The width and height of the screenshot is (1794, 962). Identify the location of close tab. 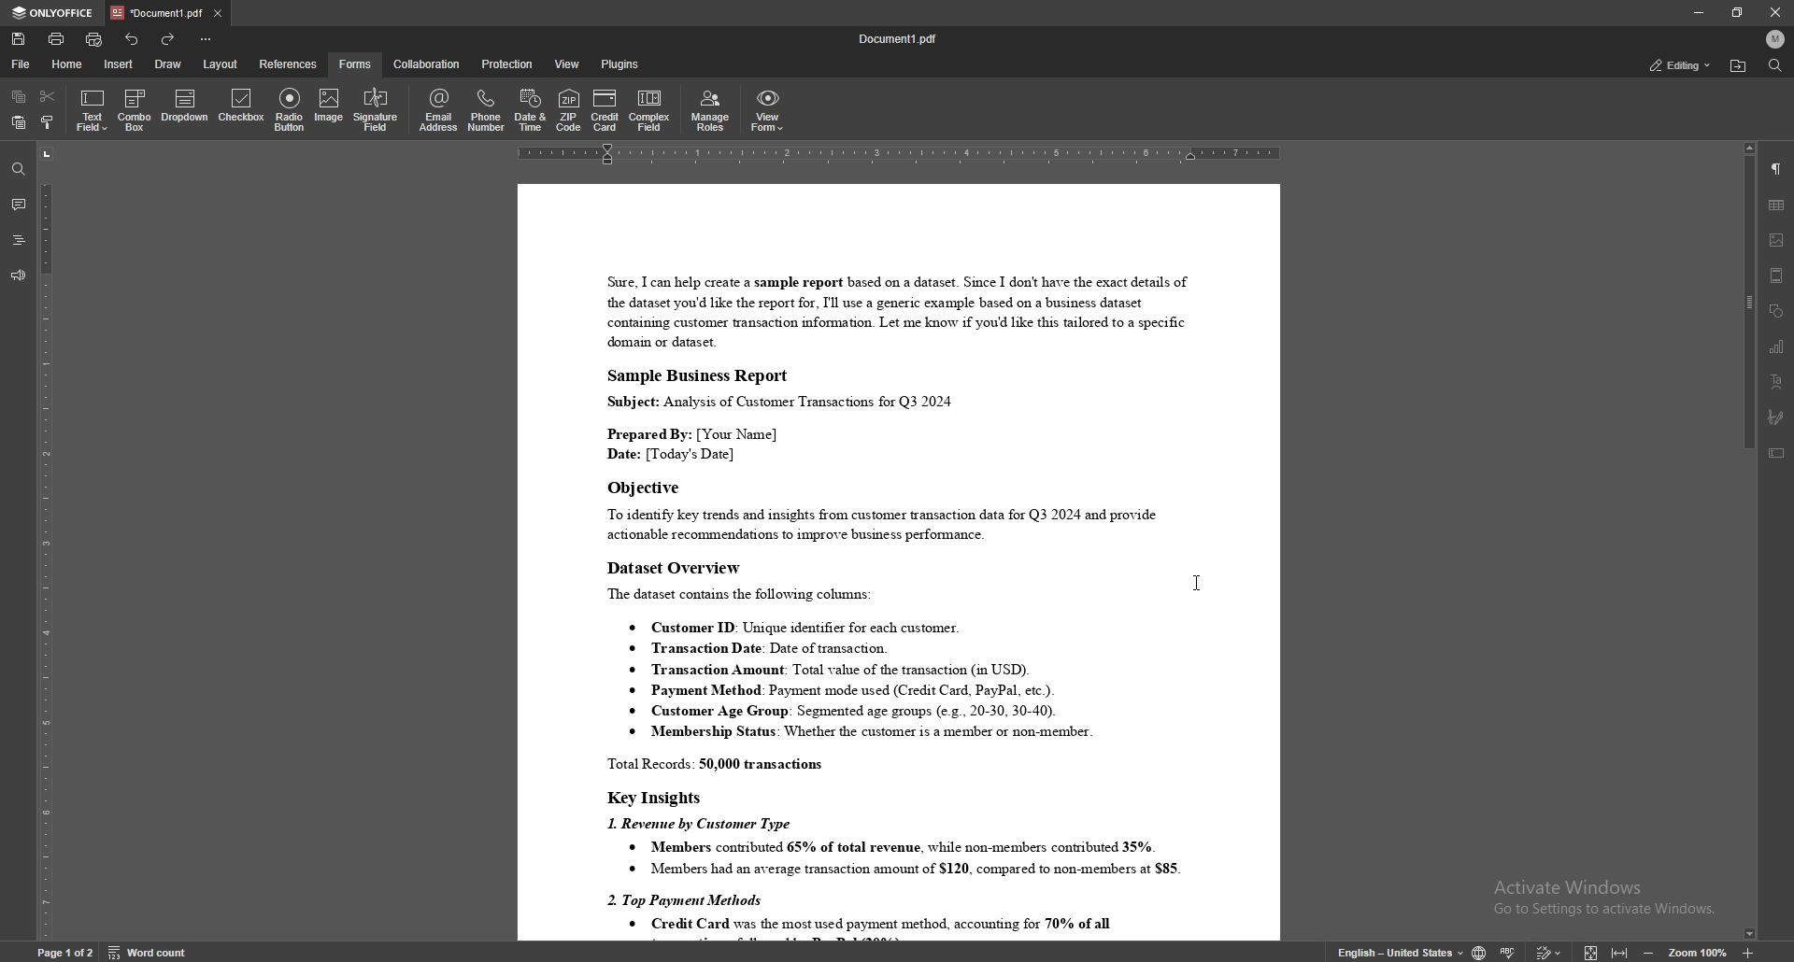
(218, 12).